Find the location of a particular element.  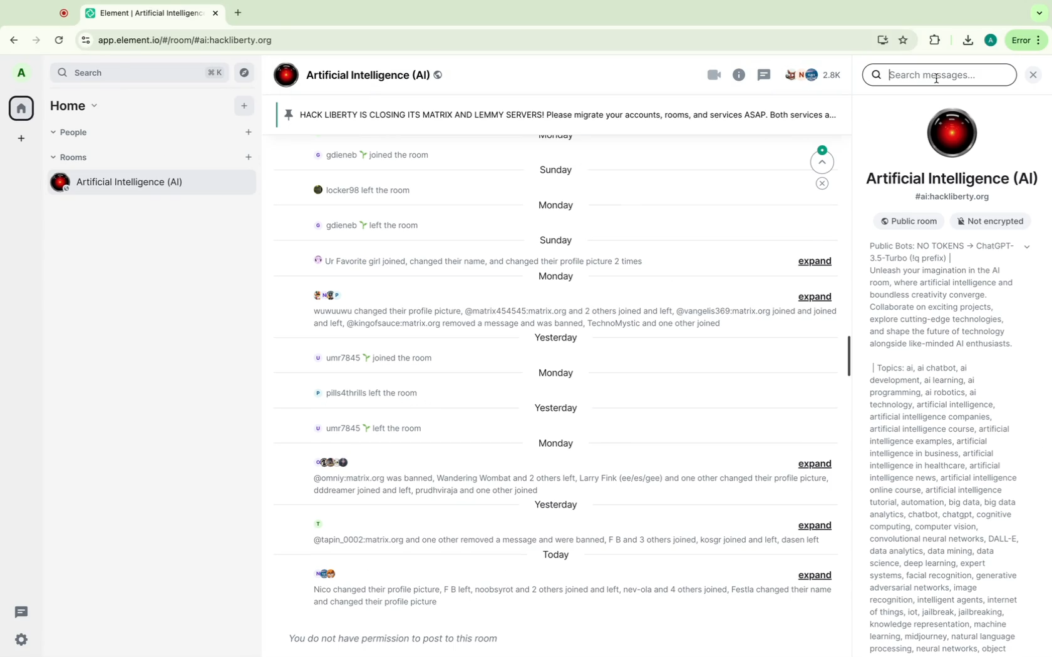

back is located at coordinates (18, 37).